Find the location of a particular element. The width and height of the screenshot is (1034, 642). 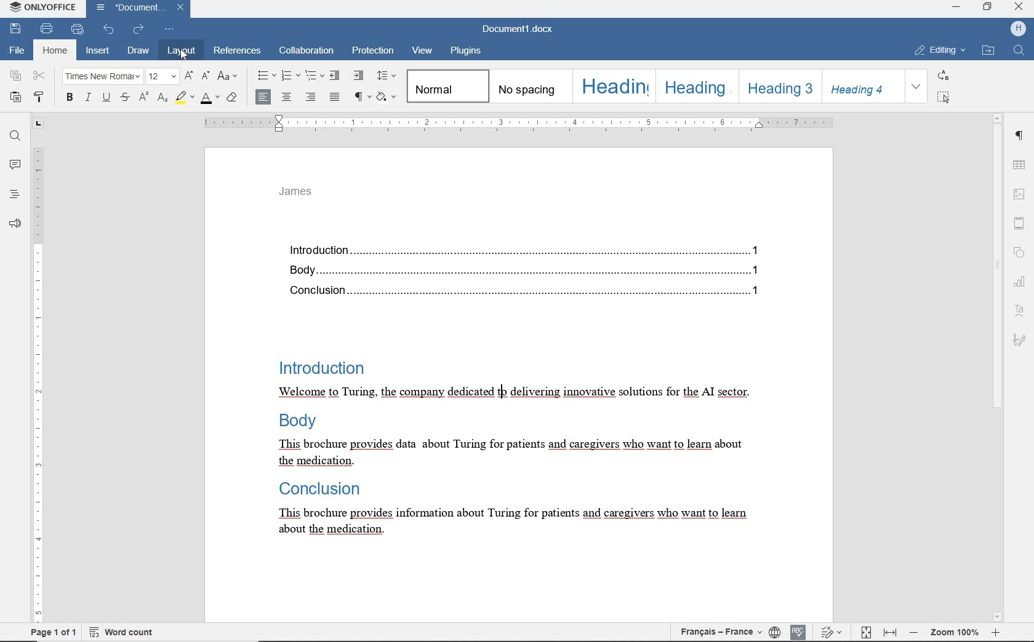

print is located at coordinates (48, 29).